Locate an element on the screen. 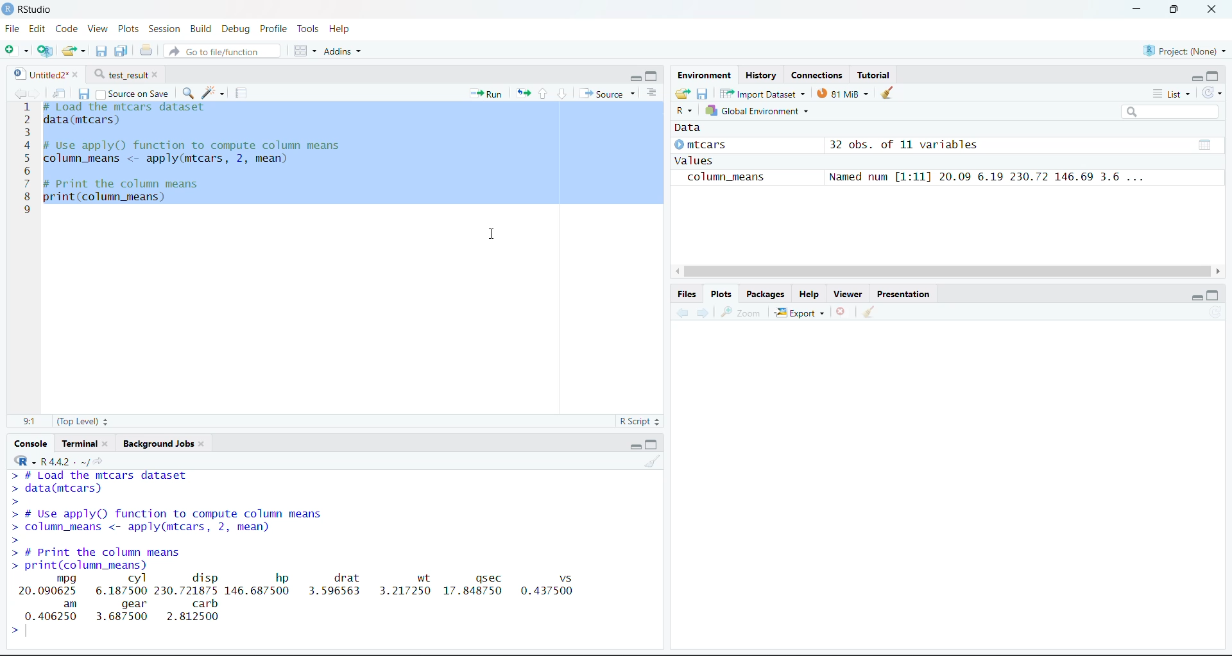 This screenshot has width=1232, height=656. History is located at coordinates (761, 74).